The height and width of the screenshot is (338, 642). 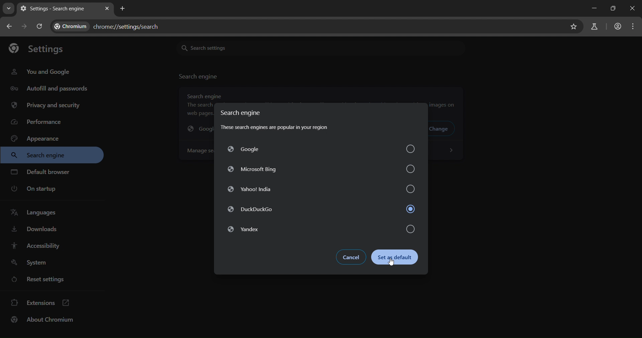 What do you see at coordinates (122, 8) in the screenshot?
I see `new tab` at bounding box center [122, 8].